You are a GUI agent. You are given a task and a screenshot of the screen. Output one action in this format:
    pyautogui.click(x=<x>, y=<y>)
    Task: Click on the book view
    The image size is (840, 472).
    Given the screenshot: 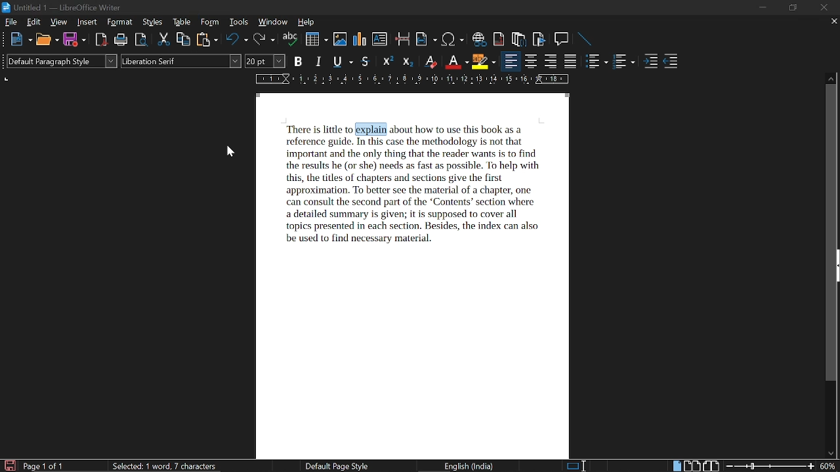 What is the action you would take?
    pyautogui.click(x=711, y=466)
    